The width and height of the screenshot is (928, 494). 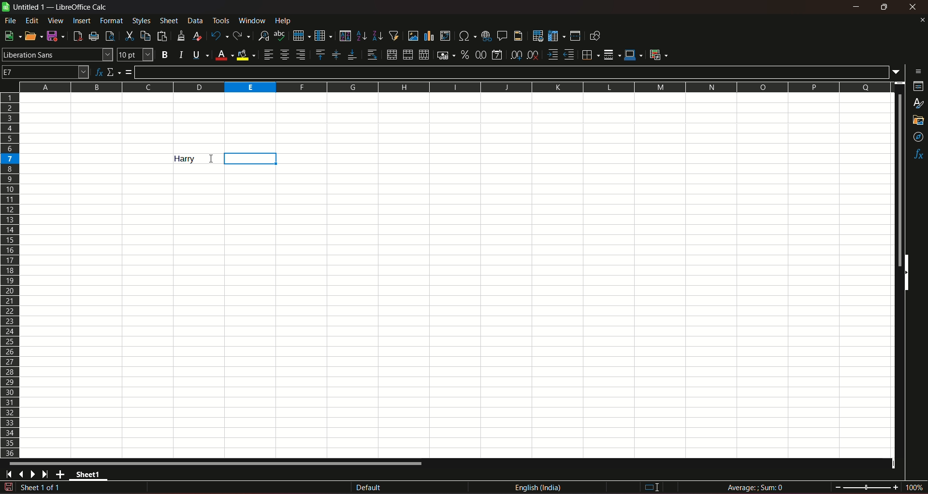 I want to click on show draw functions, so click(x=595, y=35).